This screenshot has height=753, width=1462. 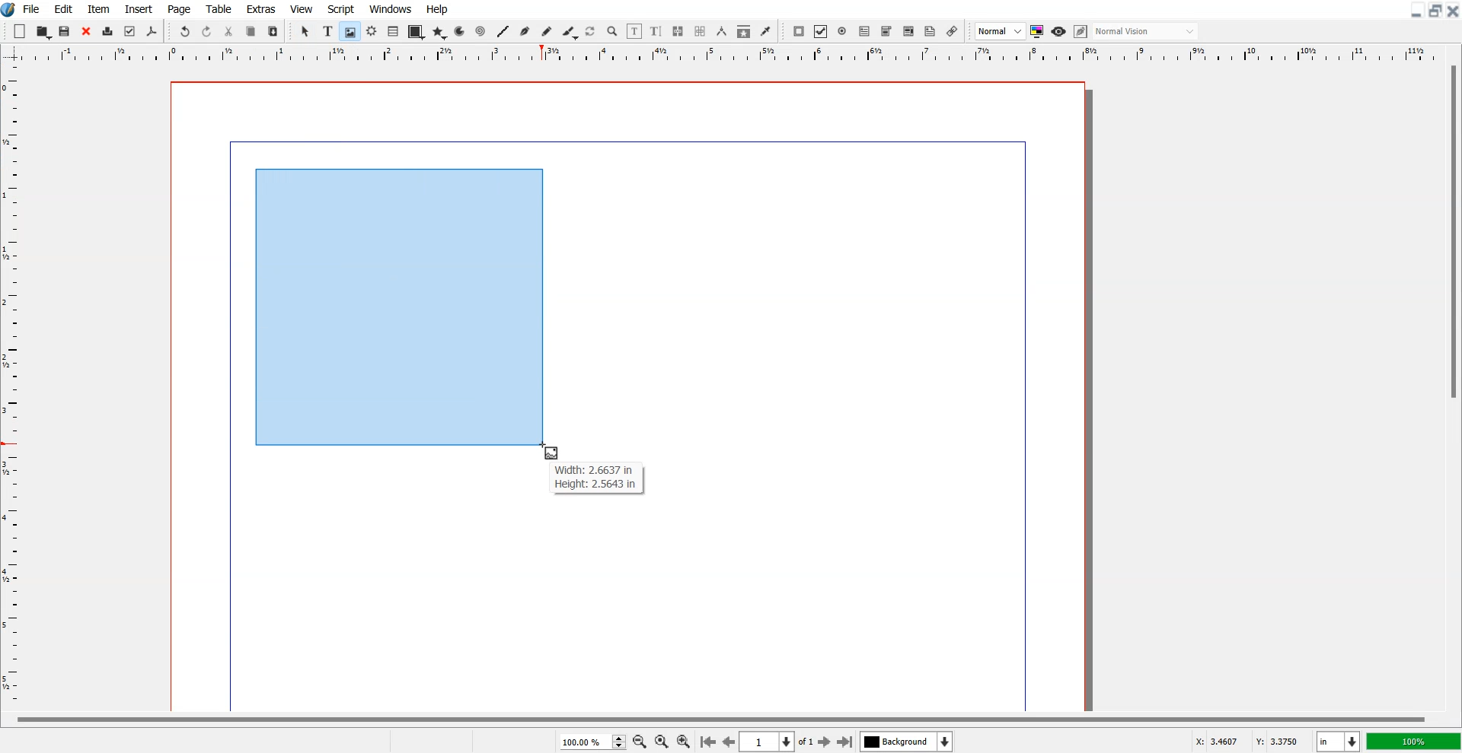 I want to click on Table, so click(x=393, y=32).